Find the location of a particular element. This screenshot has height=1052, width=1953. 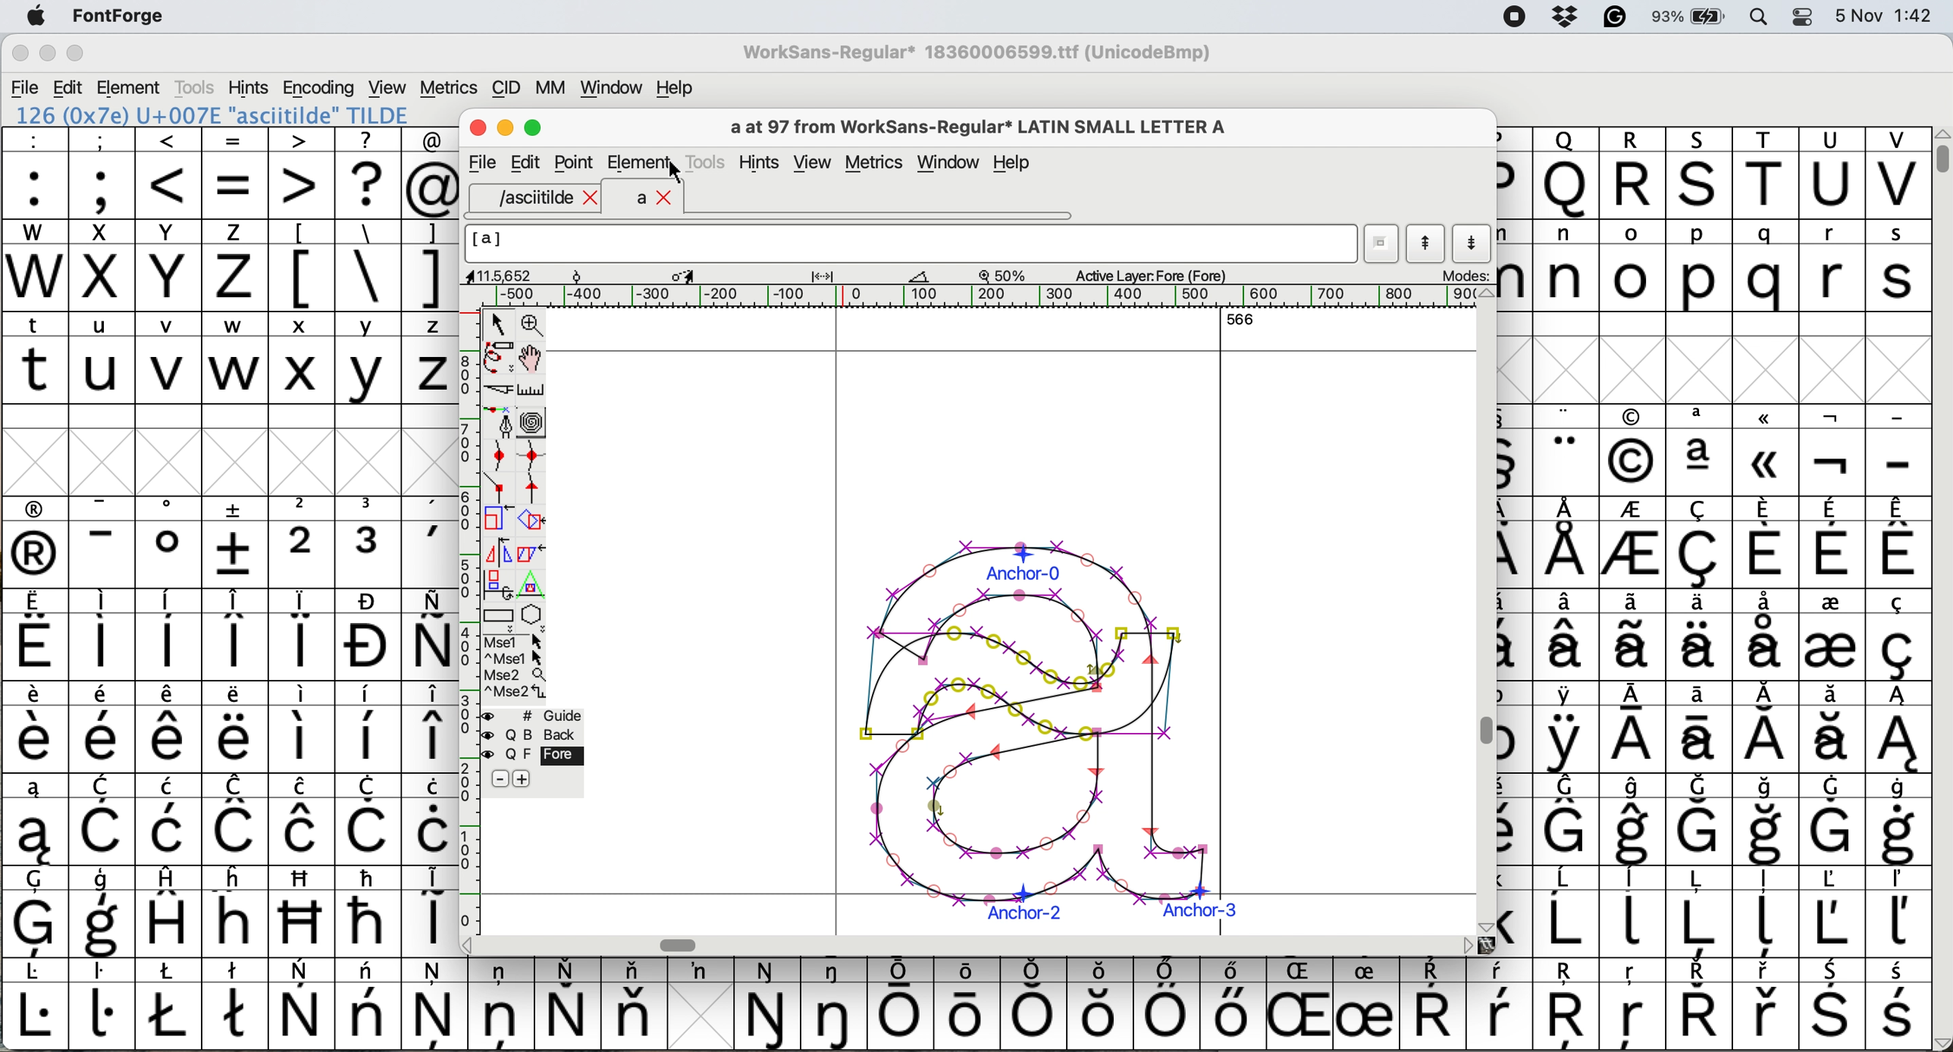

symbol is located at coordinates (173, 819).